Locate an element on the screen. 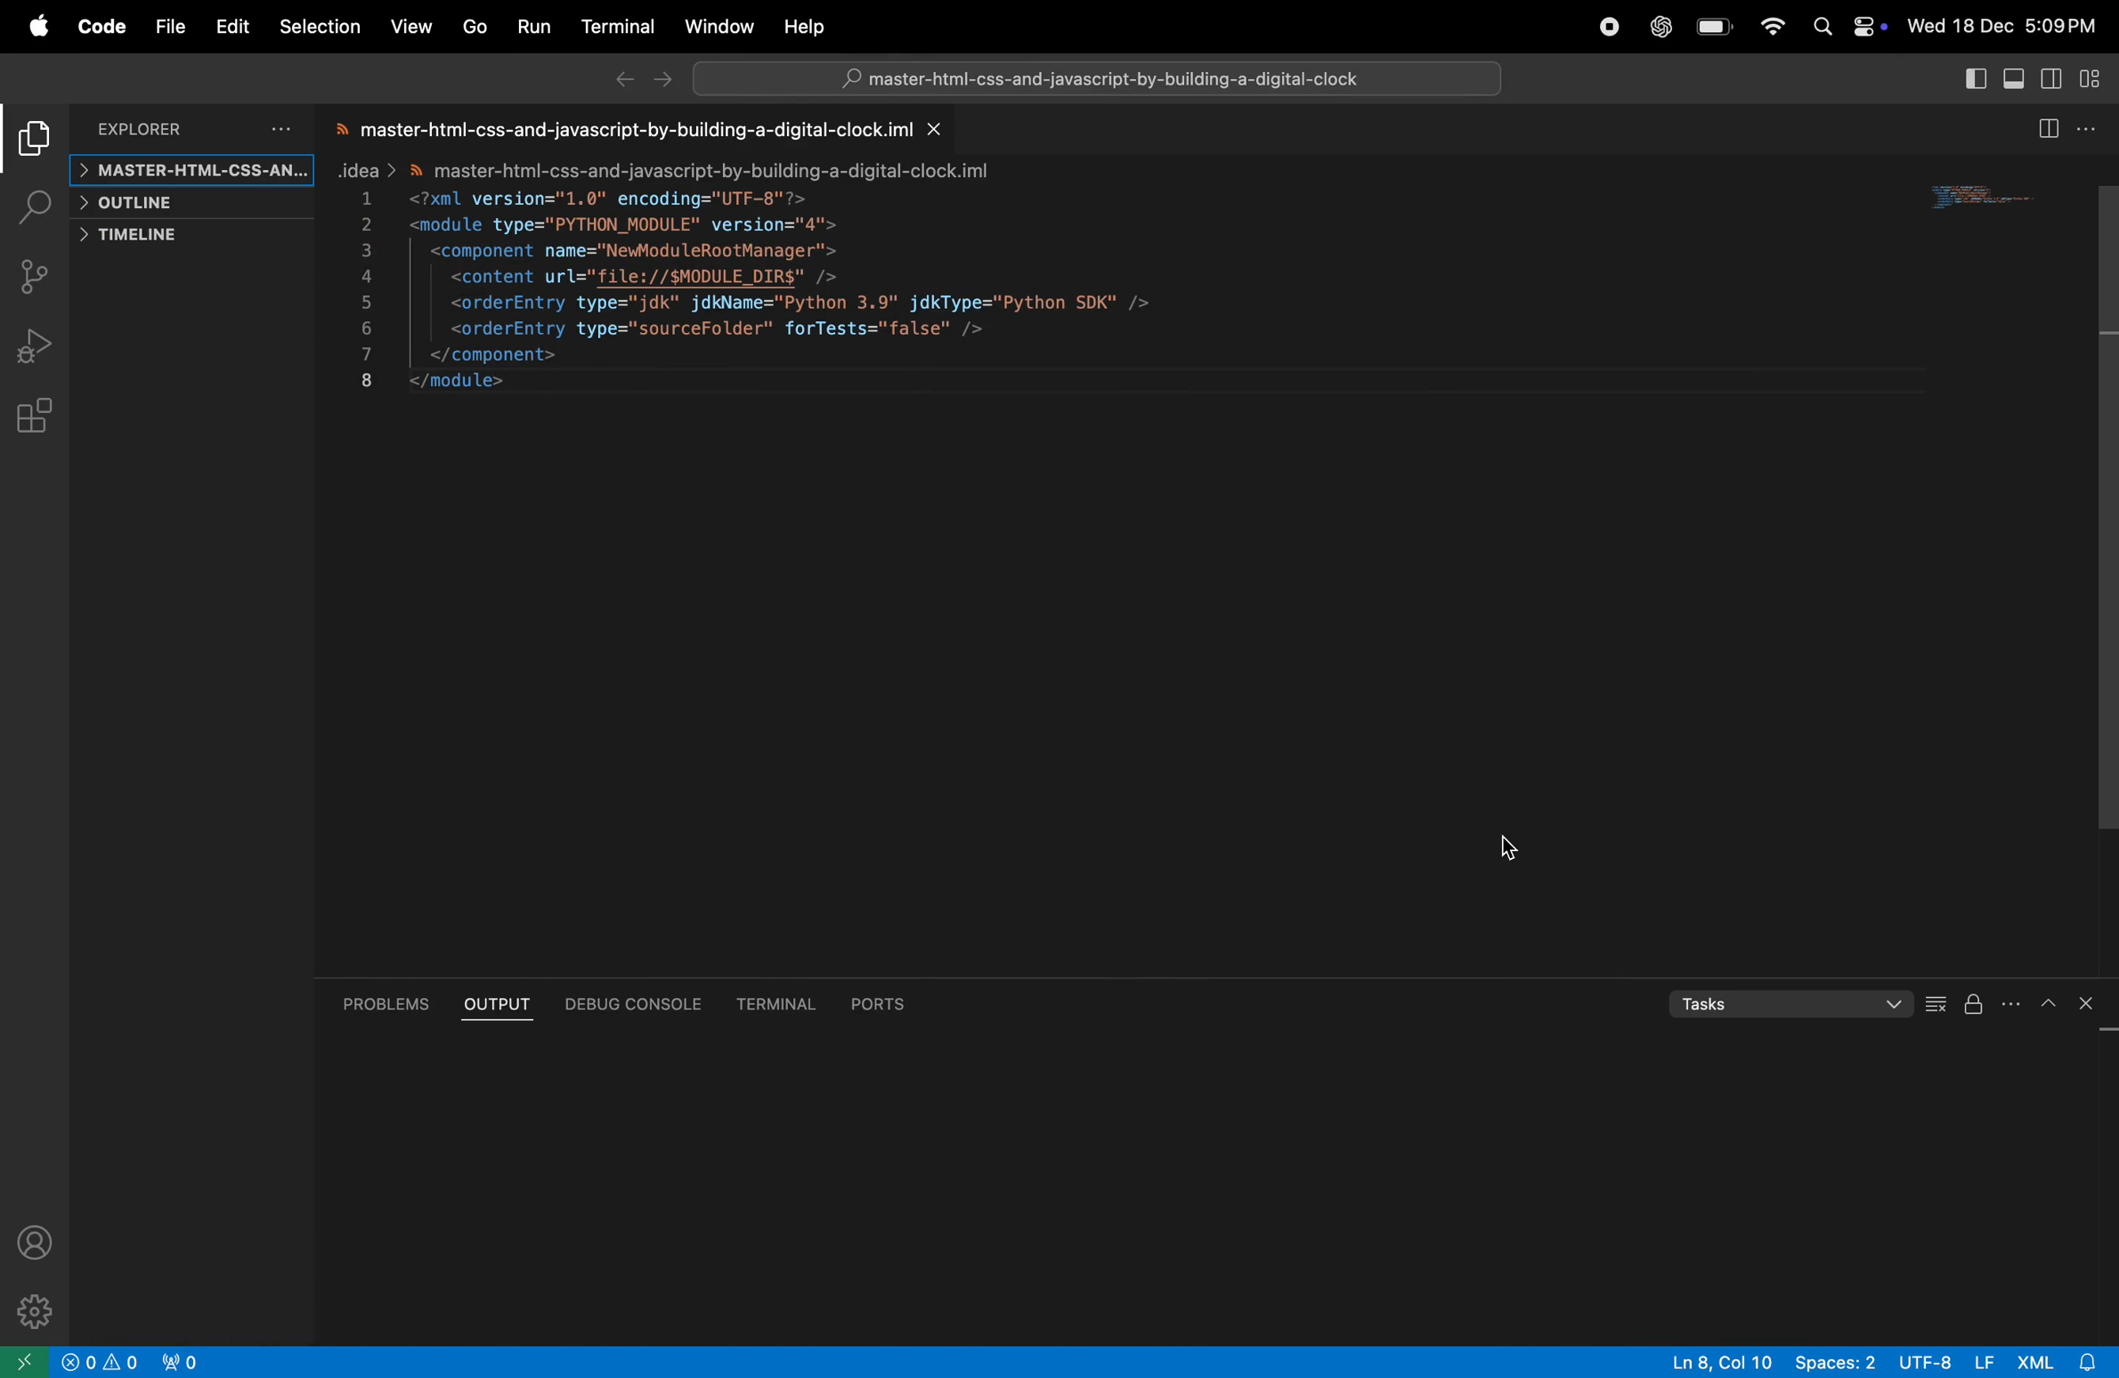 The image size is (2119, 1378). record is located at coordinates (1605, 28).